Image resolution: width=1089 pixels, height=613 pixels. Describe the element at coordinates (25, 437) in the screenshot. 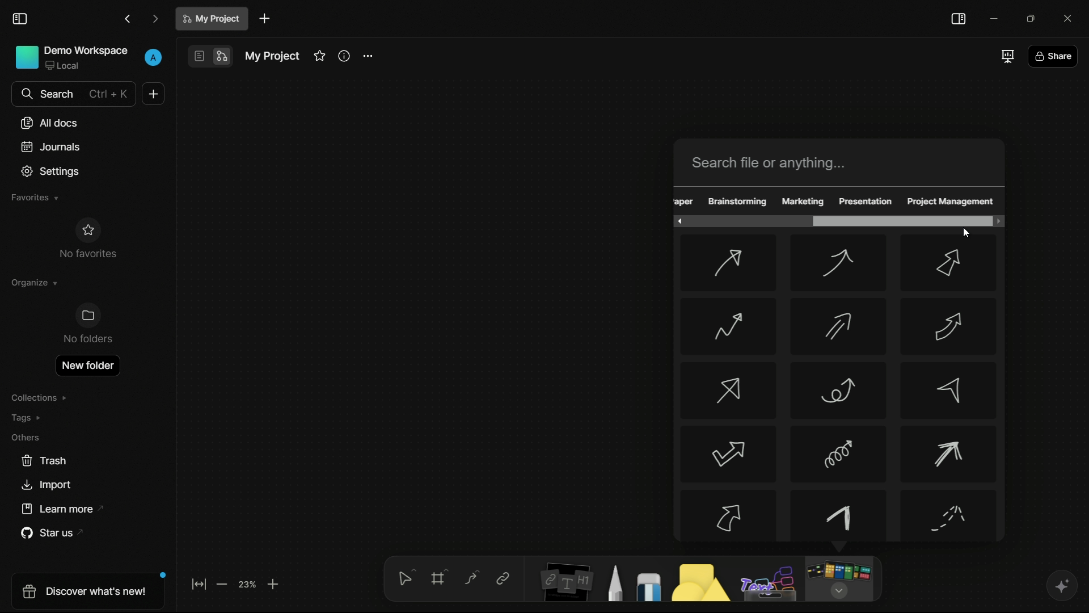

I see `others` at that location.